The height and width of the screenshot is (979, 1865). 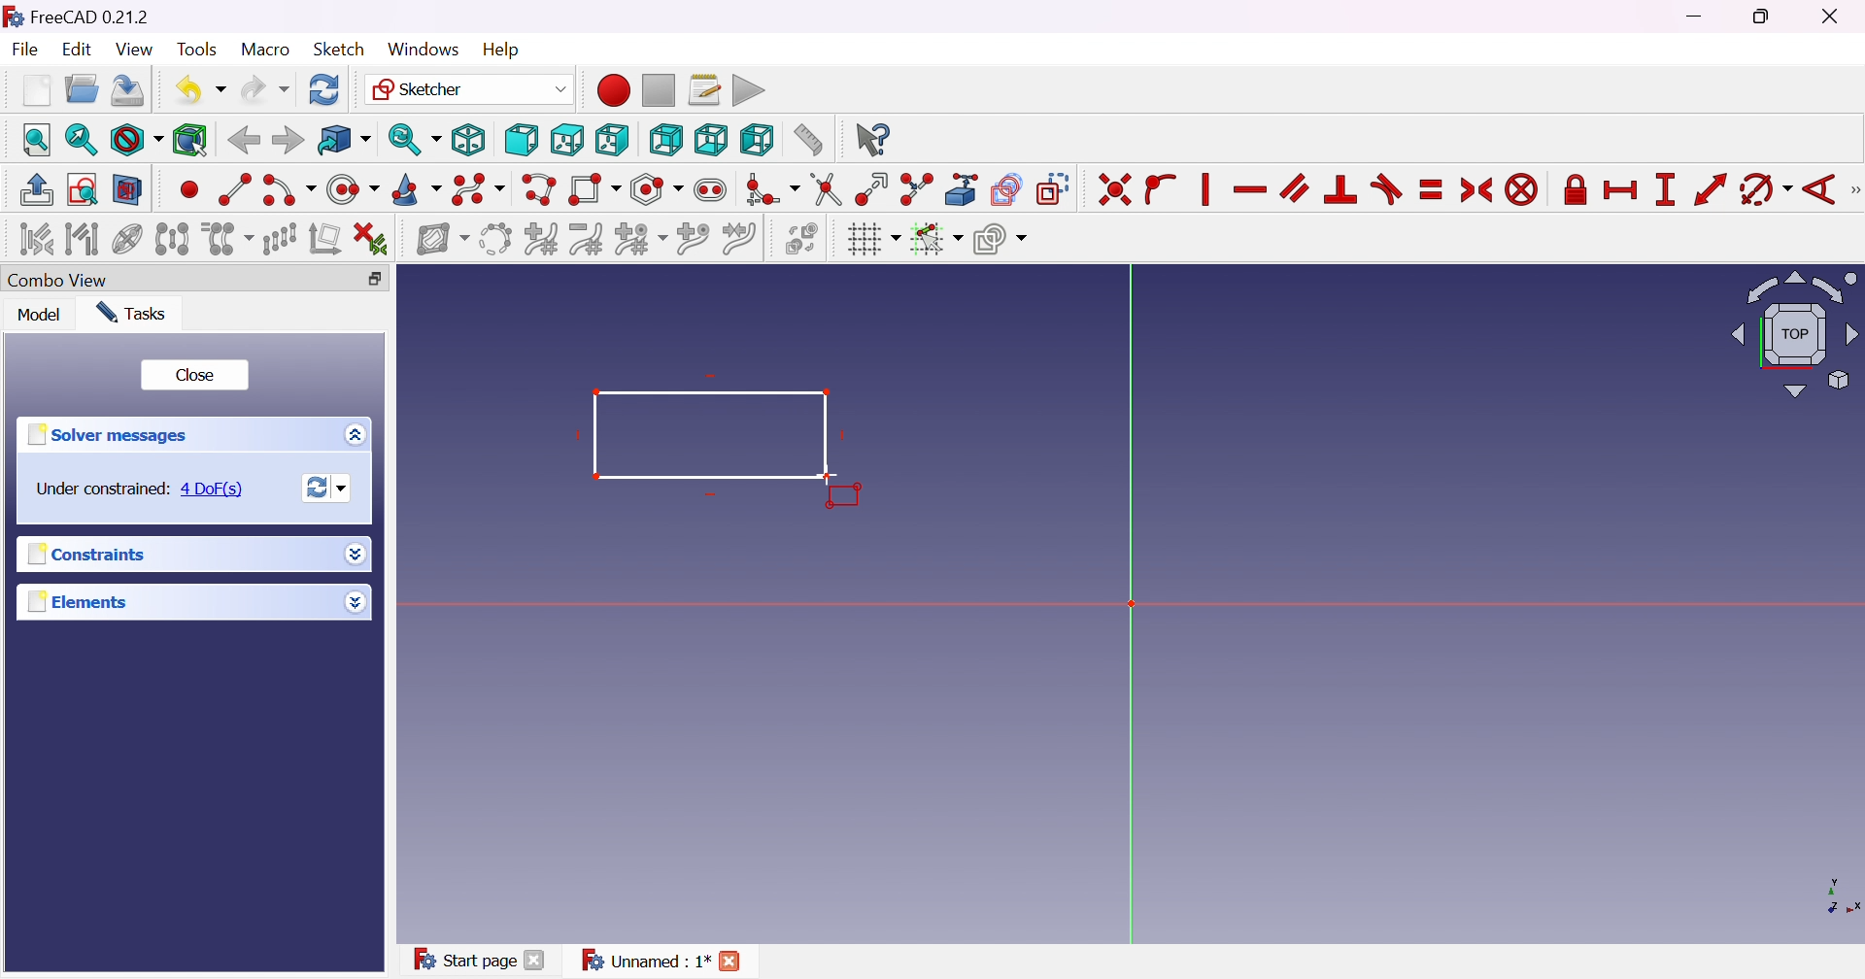 I want to click on Under constrained: 4 DoF(s), so click(x=138, y=489).